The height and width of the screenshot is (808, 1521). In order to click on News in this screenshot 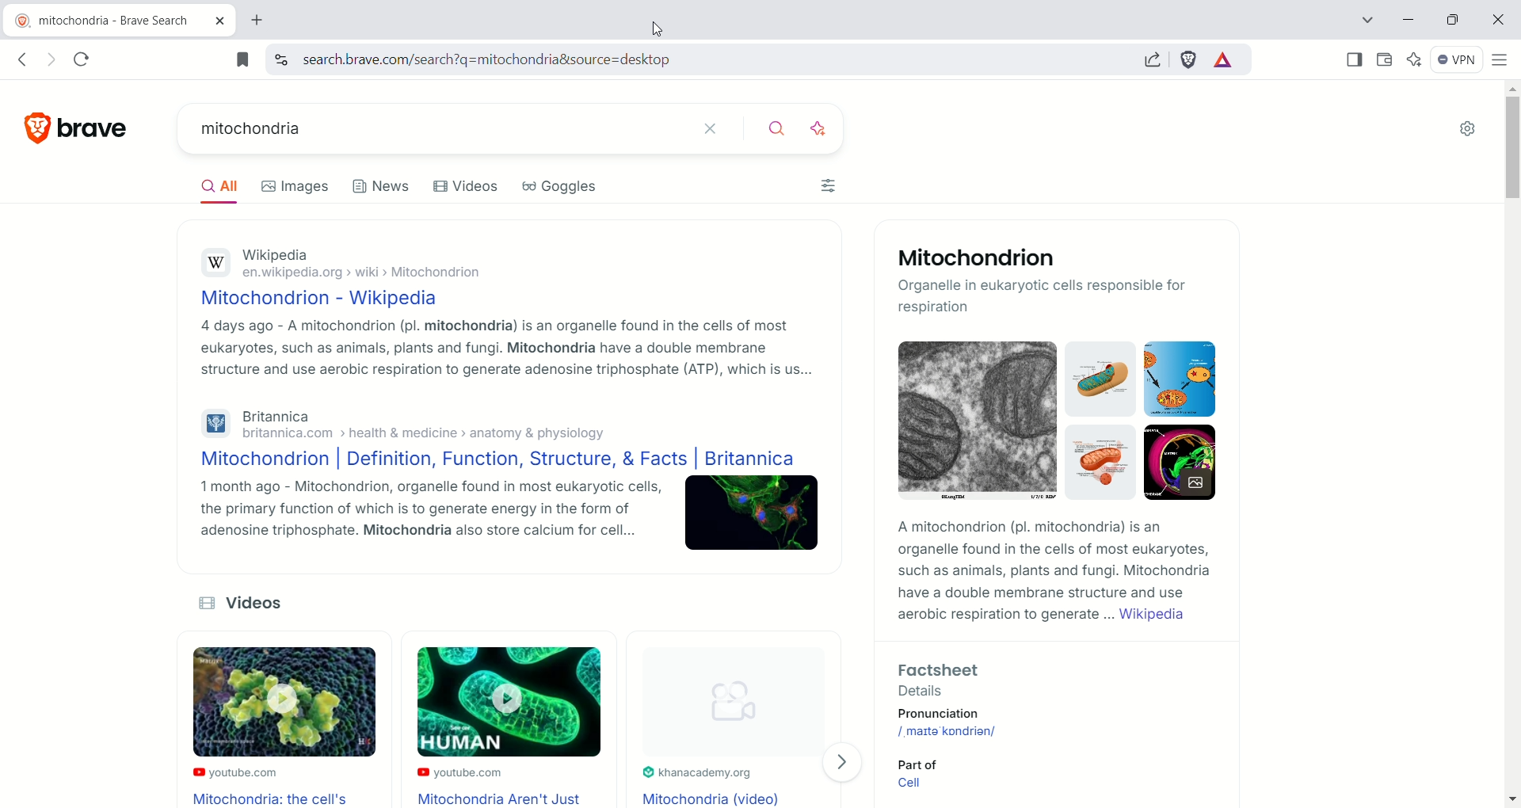, I will do `click(384, 187)`.